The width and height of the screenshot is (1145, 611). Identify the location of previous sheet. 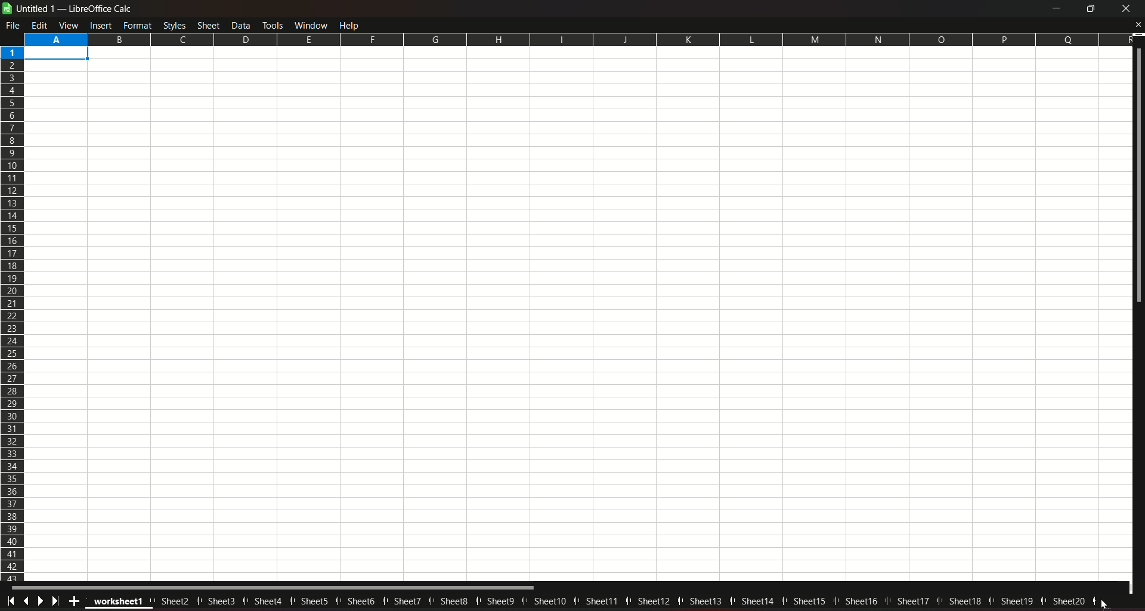
(27, 600).